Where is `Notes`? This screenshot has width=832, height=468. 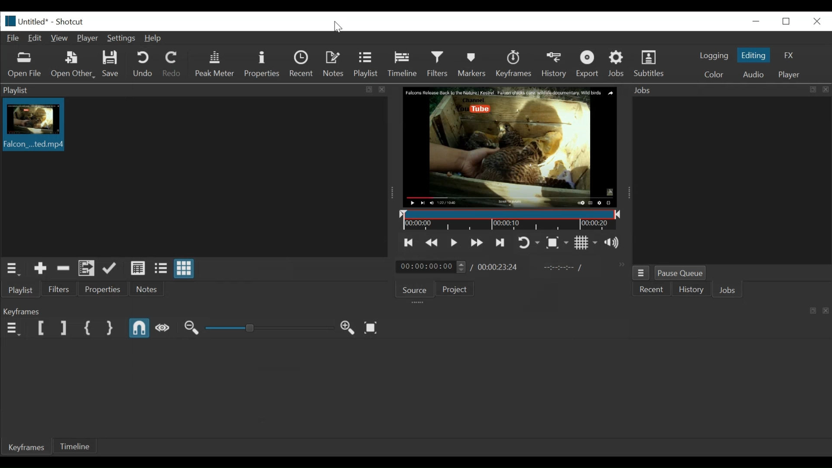
Notes is located at coordinates (149, 290).